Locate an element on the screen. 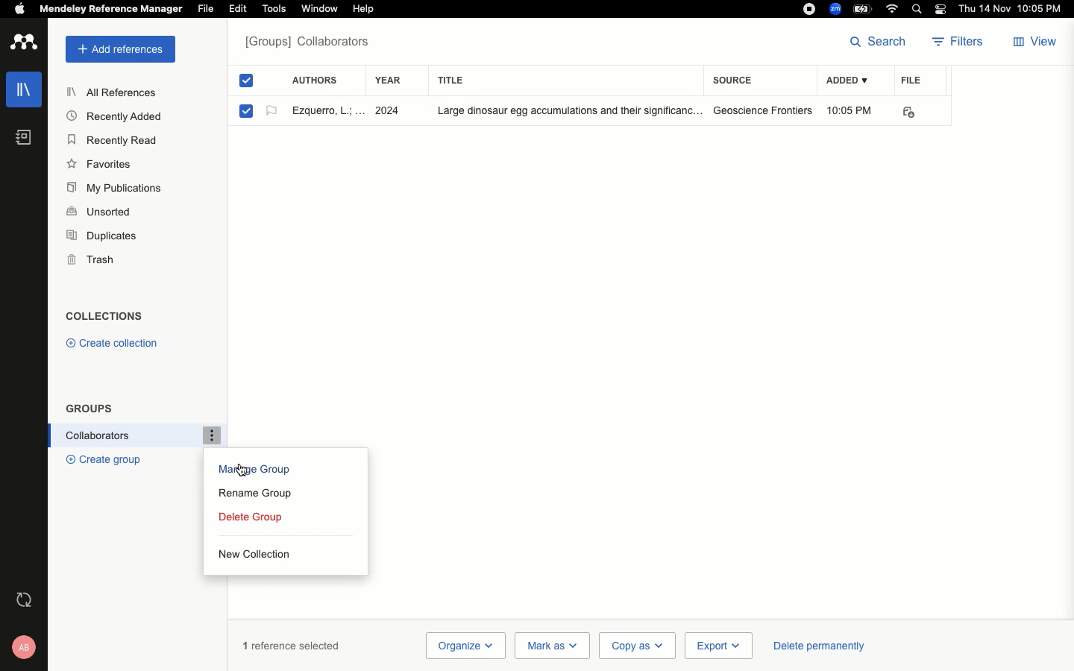  Groups is located at coordinates (90, 408).